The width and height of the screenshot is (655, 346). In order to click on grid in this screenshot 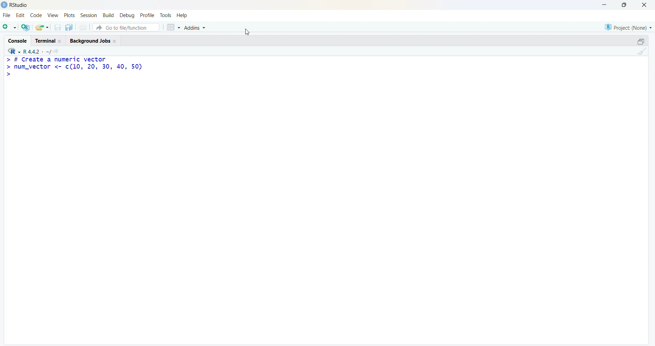, I will do `click(173, 27)`.